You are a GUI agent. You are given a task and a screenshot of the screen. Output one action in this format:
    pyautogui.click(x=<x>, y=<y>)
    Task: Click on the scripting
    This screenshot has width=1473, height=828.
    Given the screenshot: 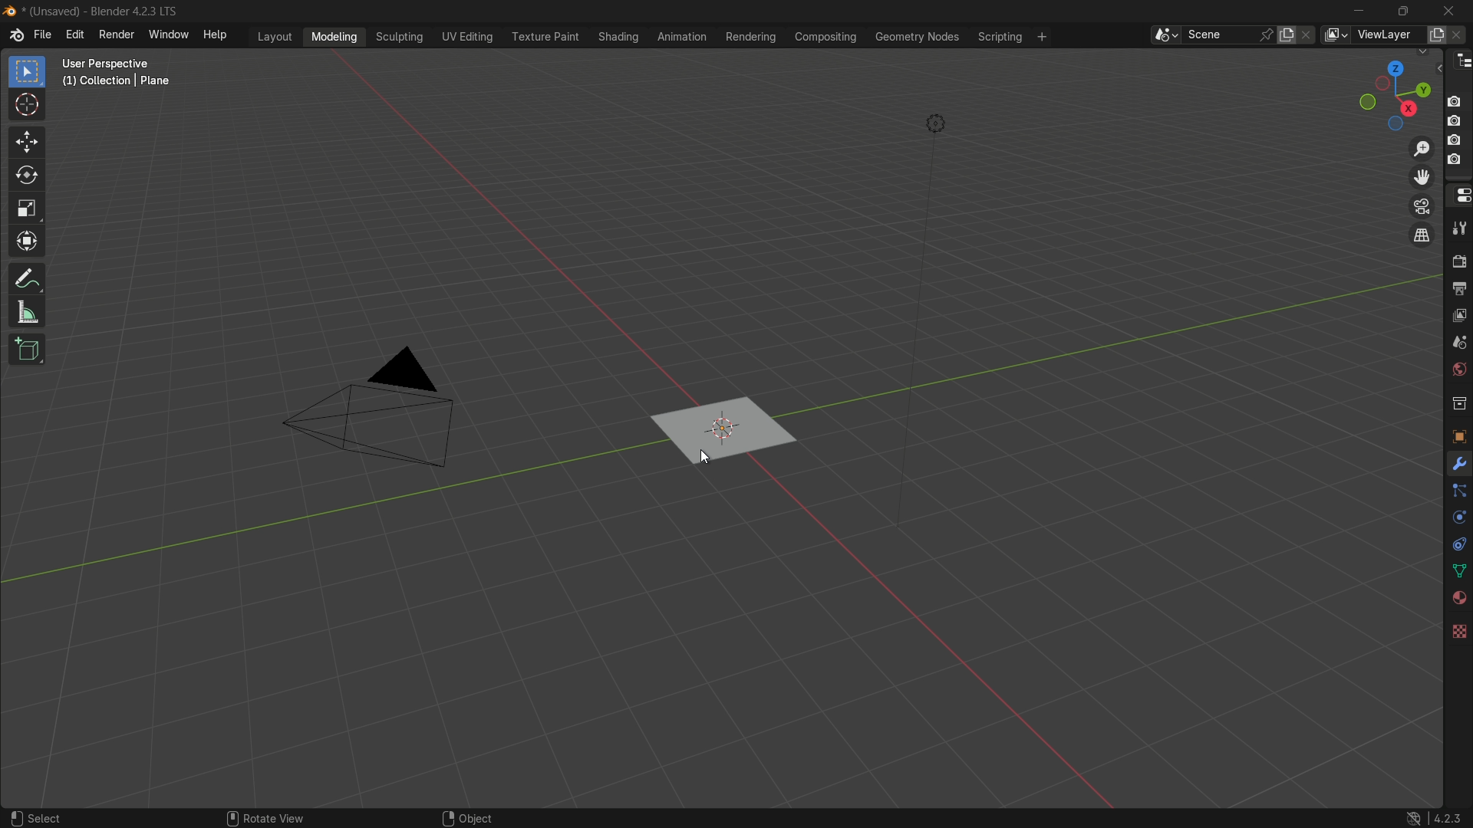 What is the action you would take?
    pyautogui.click(x=997, y=38)
    